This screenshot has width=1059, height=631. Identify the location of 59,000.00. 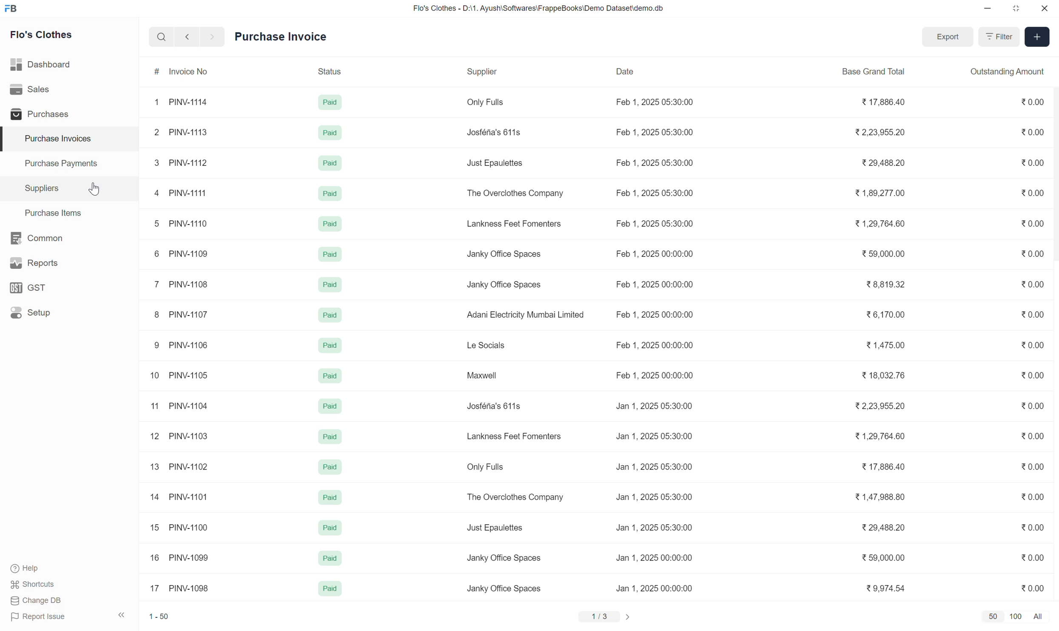
(884, 557).